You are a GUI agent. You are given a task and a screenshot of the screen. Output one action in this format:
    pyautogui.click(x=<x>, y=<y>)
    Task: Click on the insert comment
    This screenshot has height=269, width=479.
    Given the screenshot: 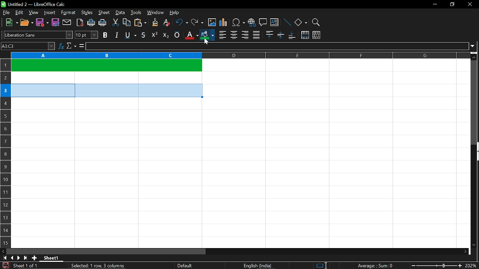 What is the action you would take?
    pyautogui.click(x=263, y=22)
    